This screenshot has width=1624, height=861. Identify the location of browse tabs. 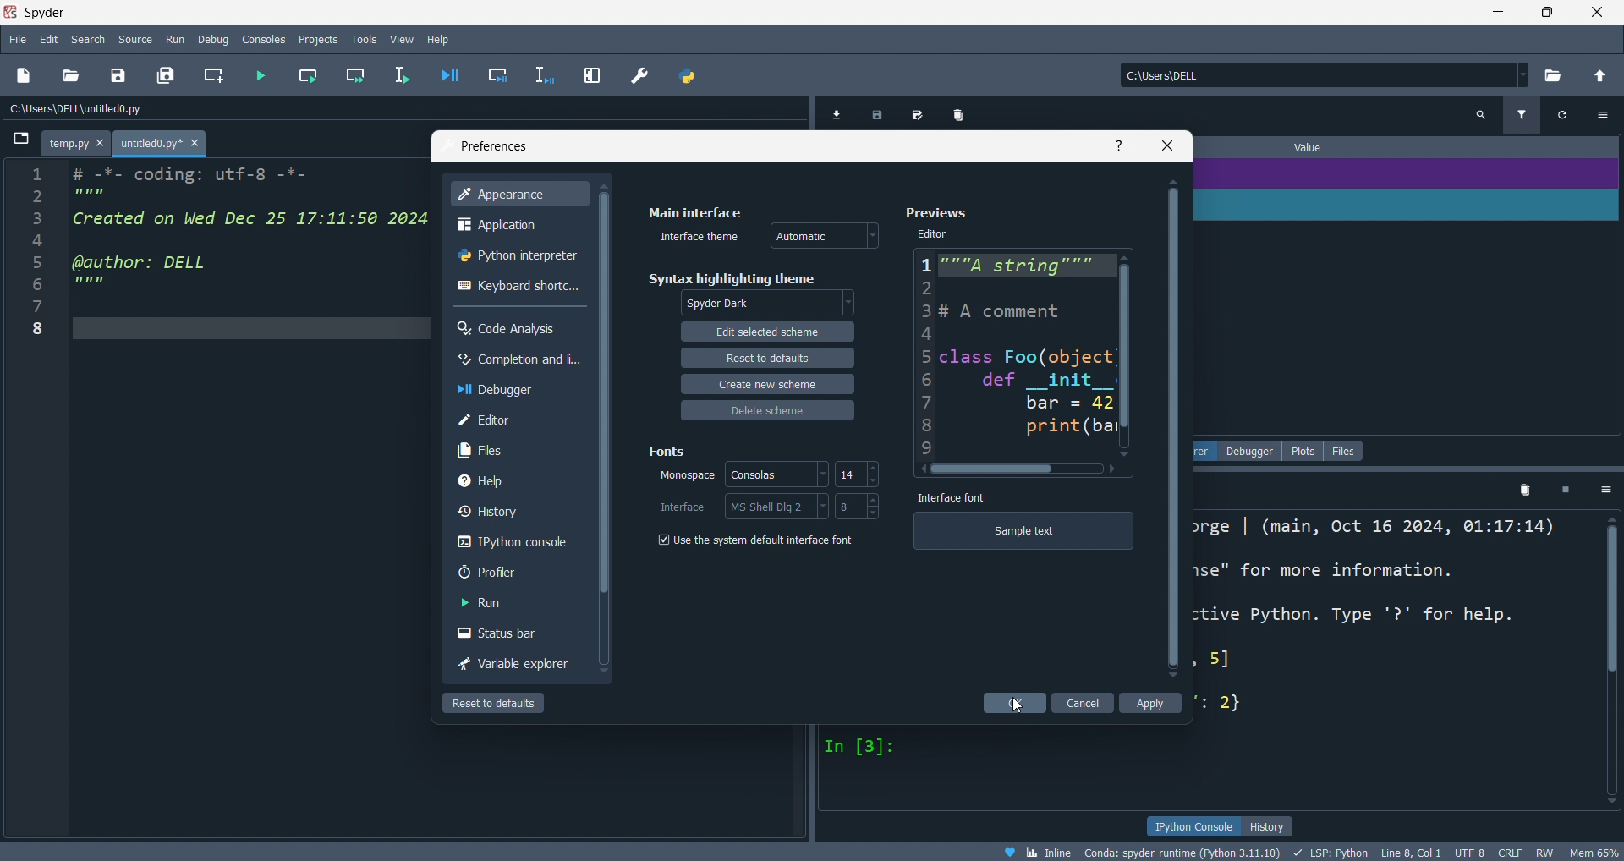
(17, 144).